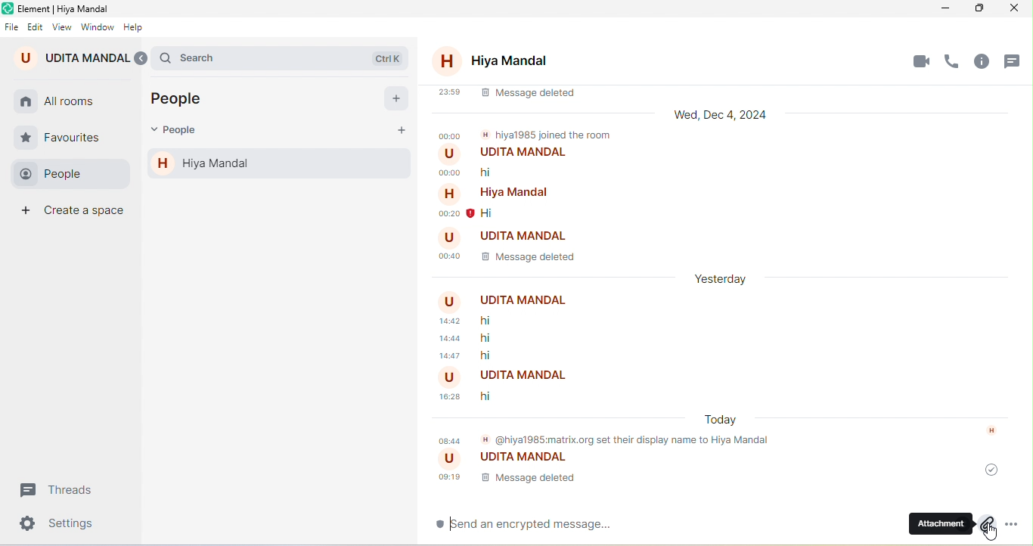  I want to click on udita mandal, so click(73, 57).